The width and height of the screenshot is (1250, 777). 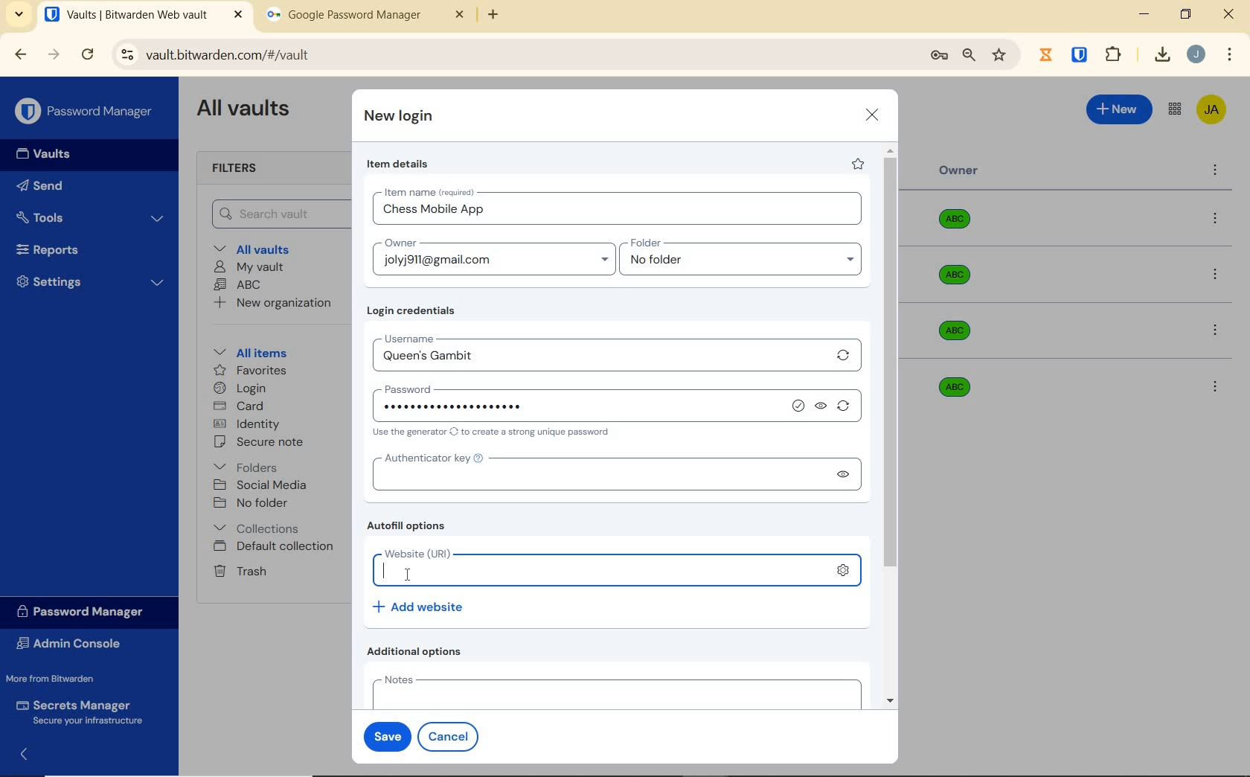 I want to click on Owner organization, so click(x=960, y=330).